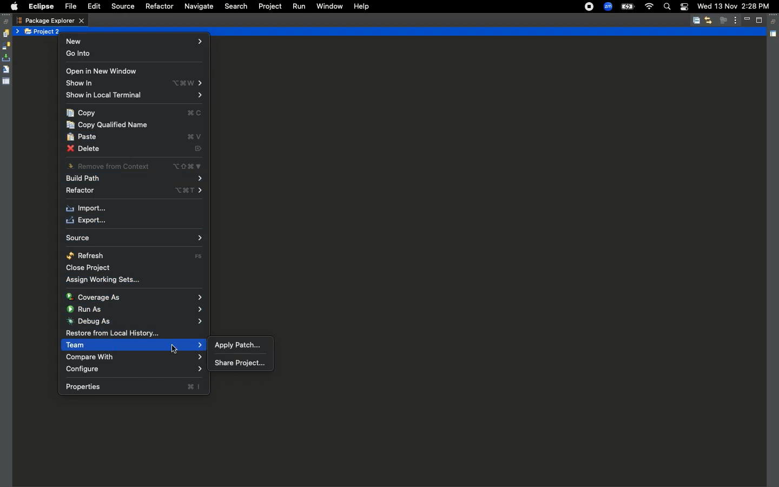 This screenshot has height=487, width=779. What do you see at coordinates (684, 8) in the screenshot?
I see `Notification` at bounding box center [684, 8].